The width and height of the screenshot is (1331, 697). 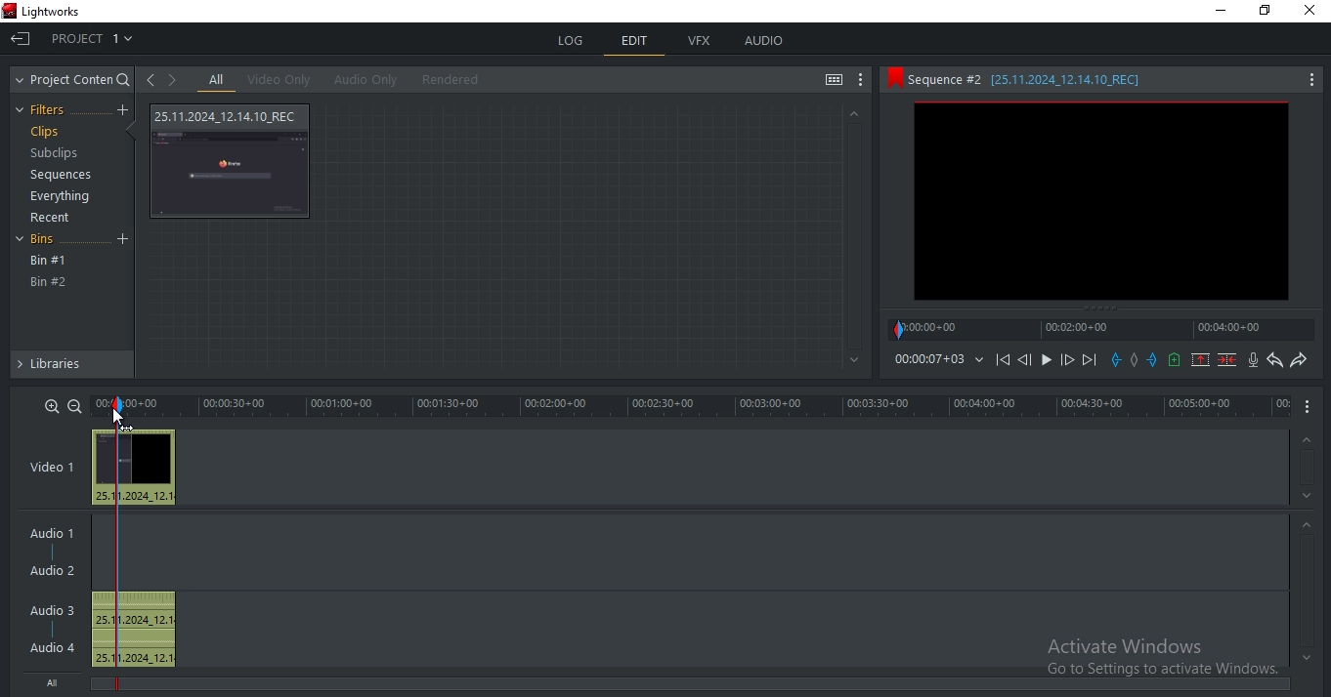 What do you see at coordinates (1269, 14) in the screenshot?
I see `Maximize` at bounding box center [1269, 14].